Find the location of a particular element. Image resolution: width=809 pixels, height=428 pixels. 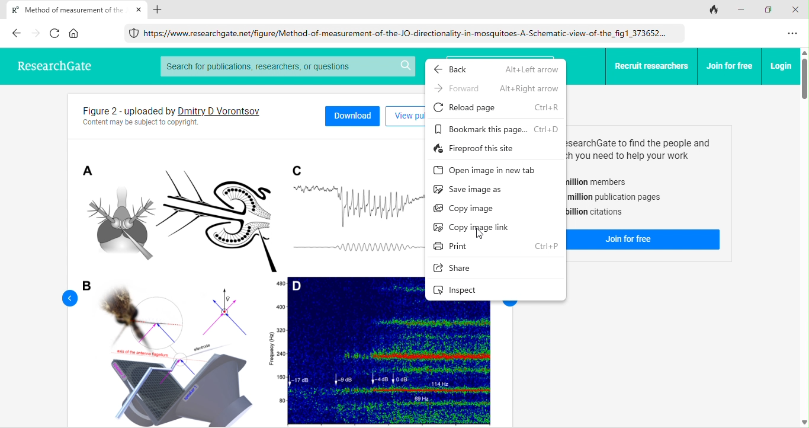

download is located at coordinates (352, 114).